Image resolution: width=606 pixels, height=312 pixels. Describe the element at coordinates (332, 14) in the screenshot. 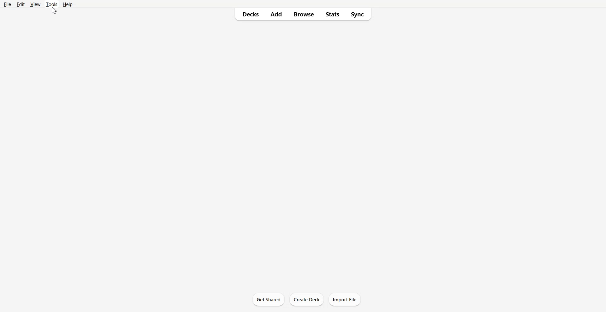

I see `Stats` at that location.